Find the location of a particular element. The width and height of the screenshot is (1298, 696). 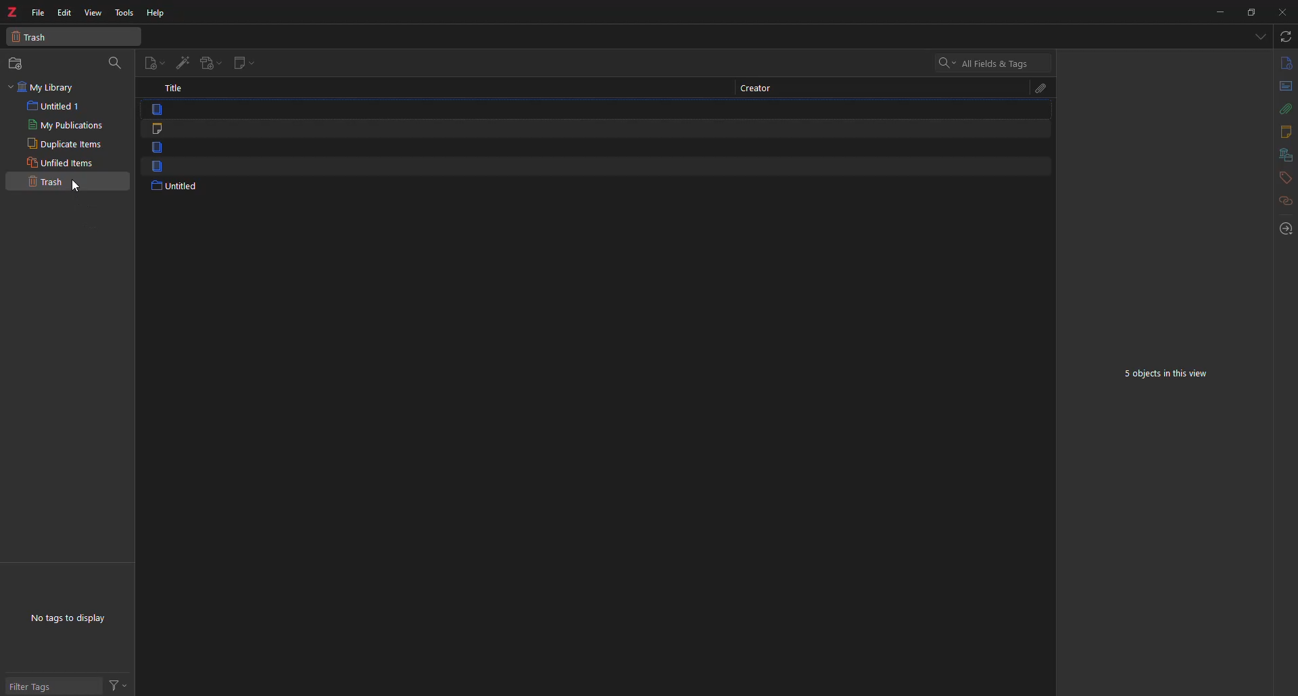

untitled 1 is located at coordinates (56, 106).